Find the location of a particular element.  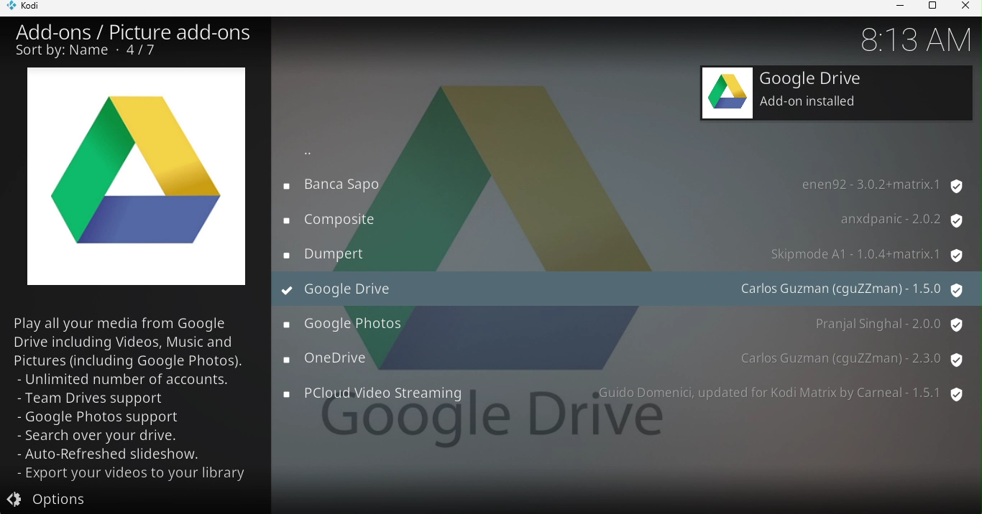

Minimize is located at coordinates (896, 8).